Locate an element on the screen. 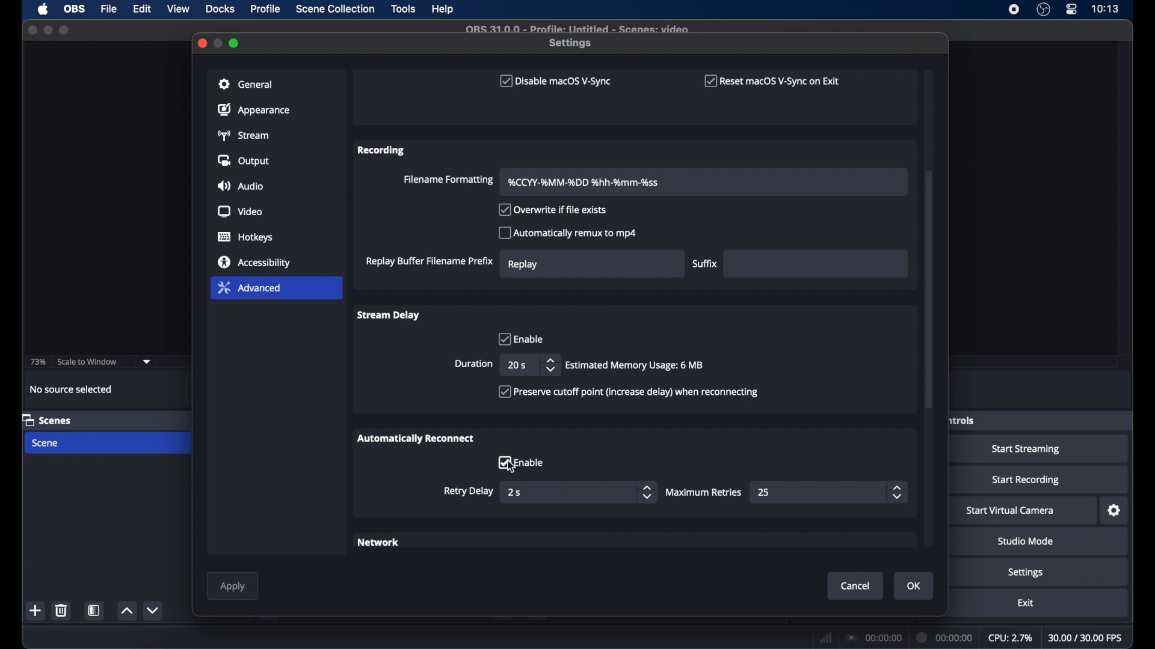 The width and height of the screenshot is (1155, 649). stepper butons is located at coordinates (898, 492).